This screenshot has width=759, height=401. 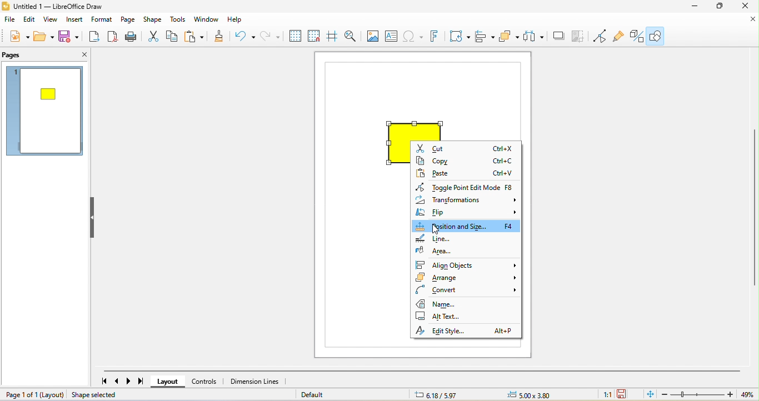 I want to click on edit style, so click(x=465, y=330).